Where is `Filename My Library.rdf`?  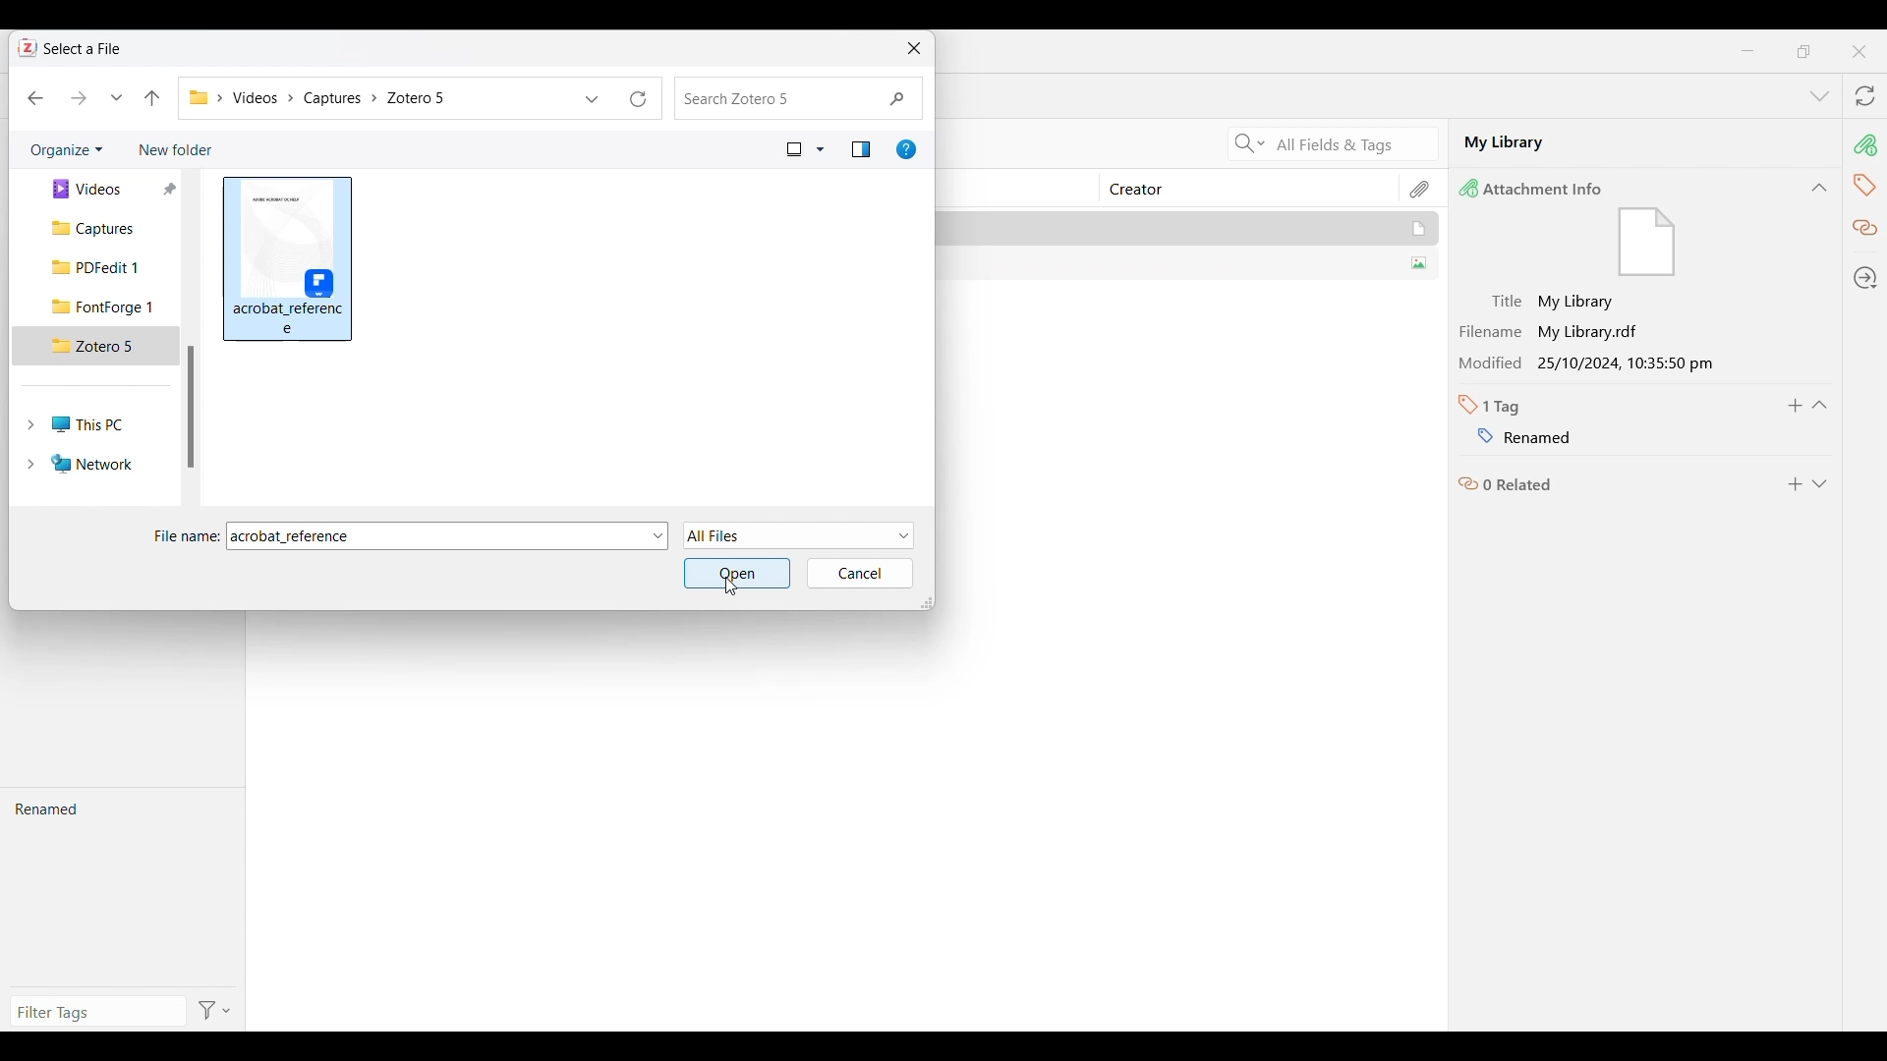
Filename My Library.rdf is located at coordinates (1560, 327).